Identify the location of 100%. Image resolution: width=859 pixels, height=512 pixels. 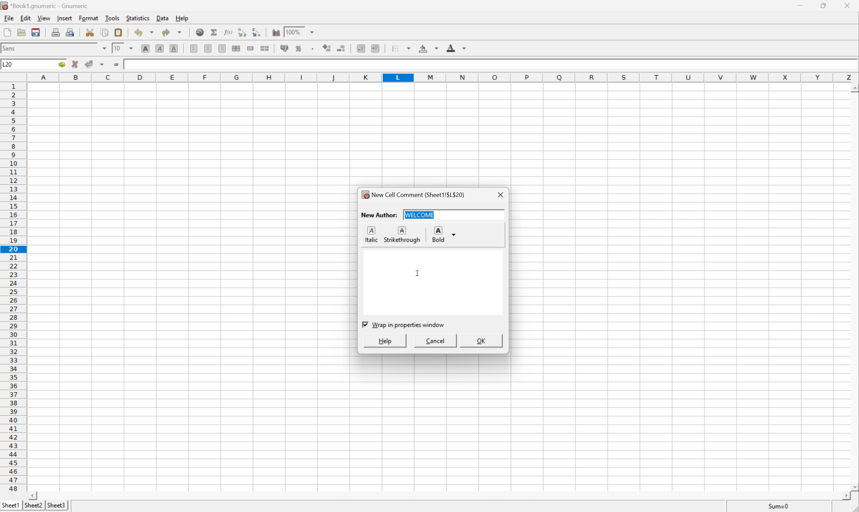
(293, 31).